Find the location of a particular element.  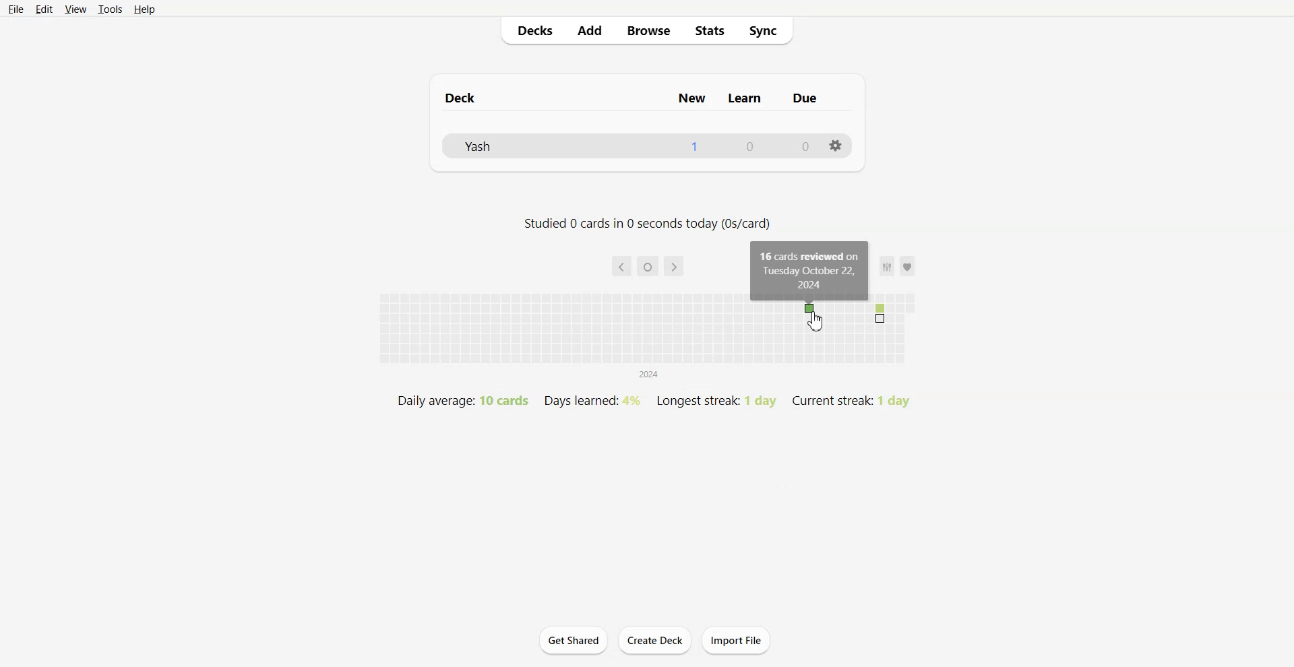

number of cards reviewed is located at coordinates (880, 313).